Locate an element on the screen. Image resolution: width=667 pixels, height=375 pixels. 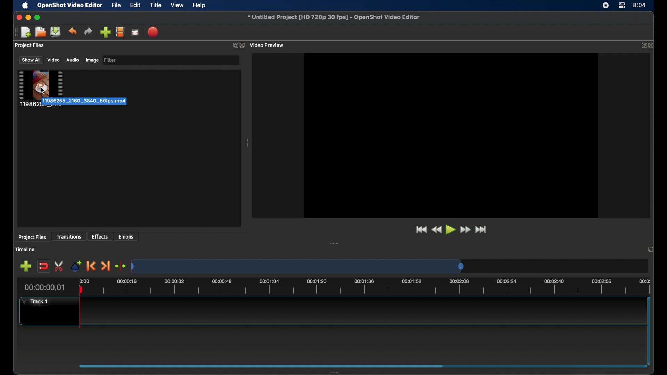
minimize is located at coordinates (28, 17).